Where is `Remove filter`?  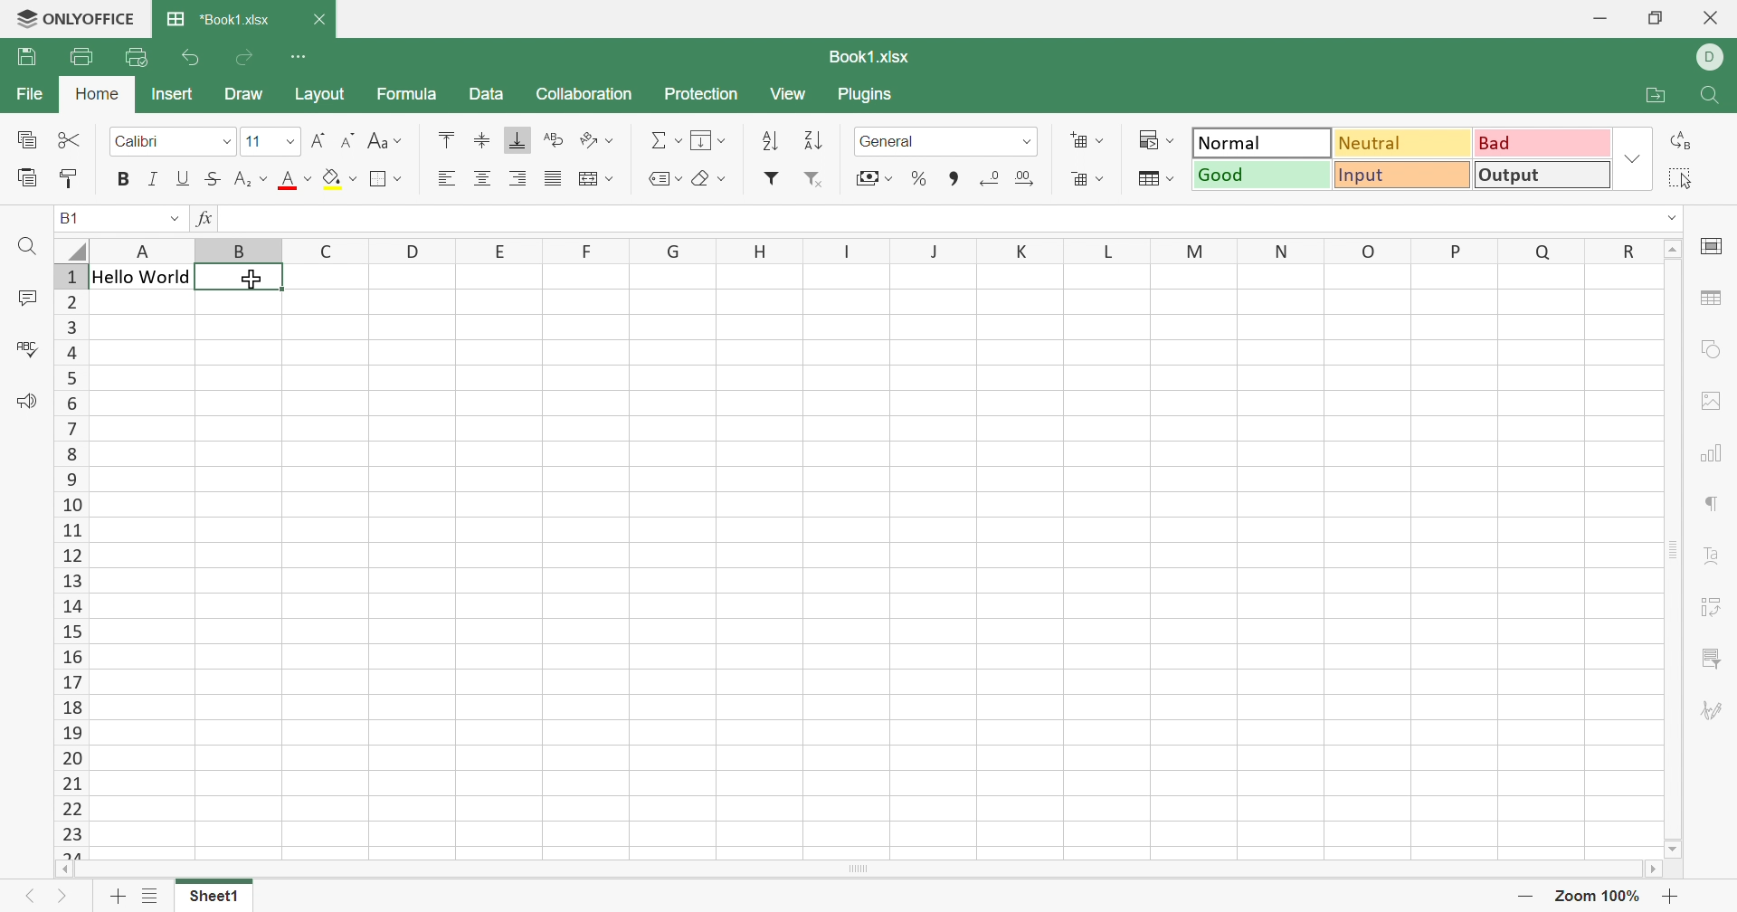
Remove filter is located at coordinates (813, 182).